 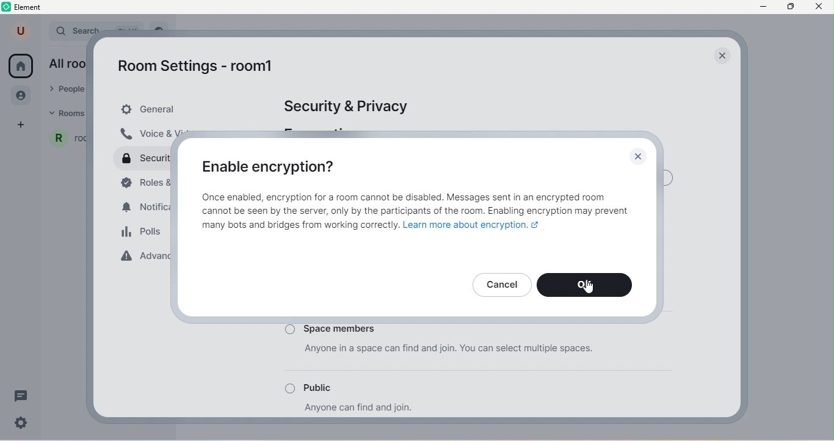 I want to click on public, so click(x=339, y=390).